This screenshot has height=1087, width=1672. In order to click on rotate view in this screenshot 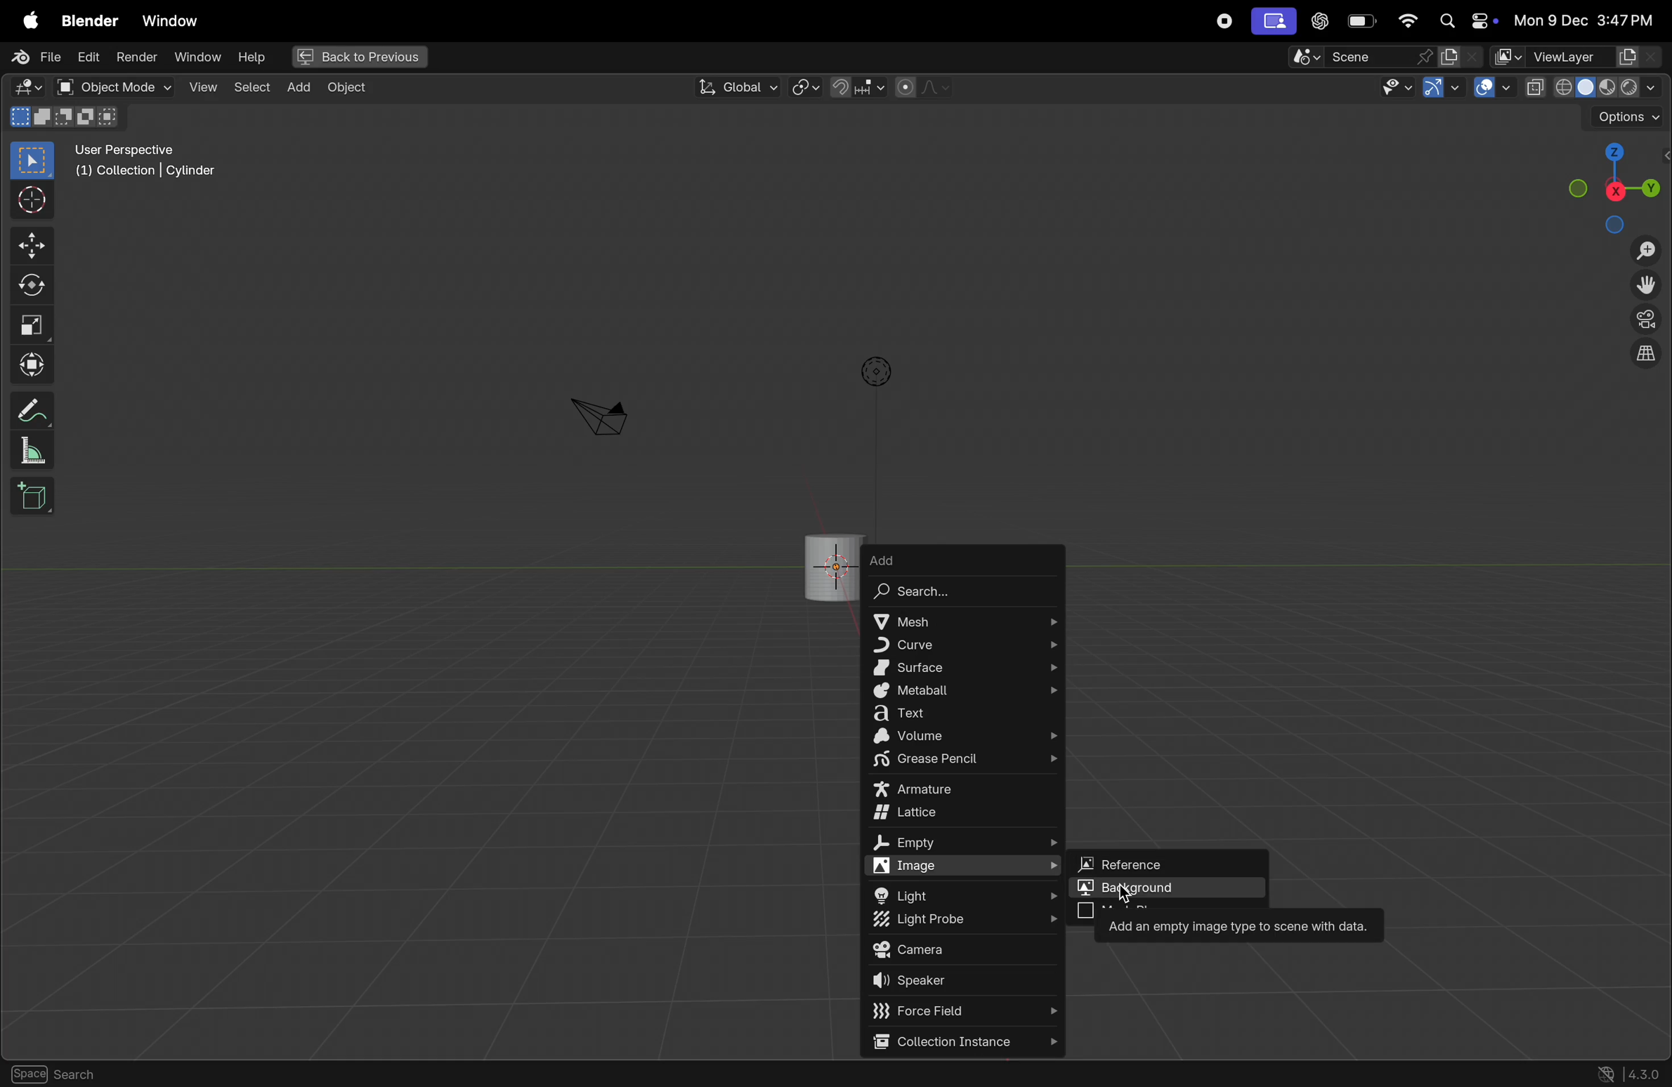, I will do `click(124, 1074)`.